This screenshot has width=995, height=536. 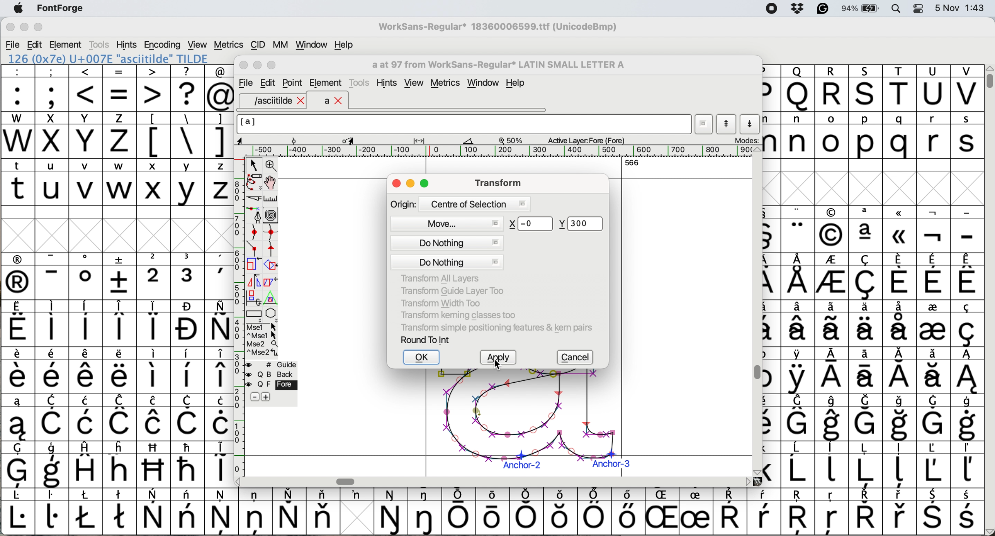 What do you see at coordinates (219, 276) in the screenshot?
I see `symbol` at bounding box center [219, 276].